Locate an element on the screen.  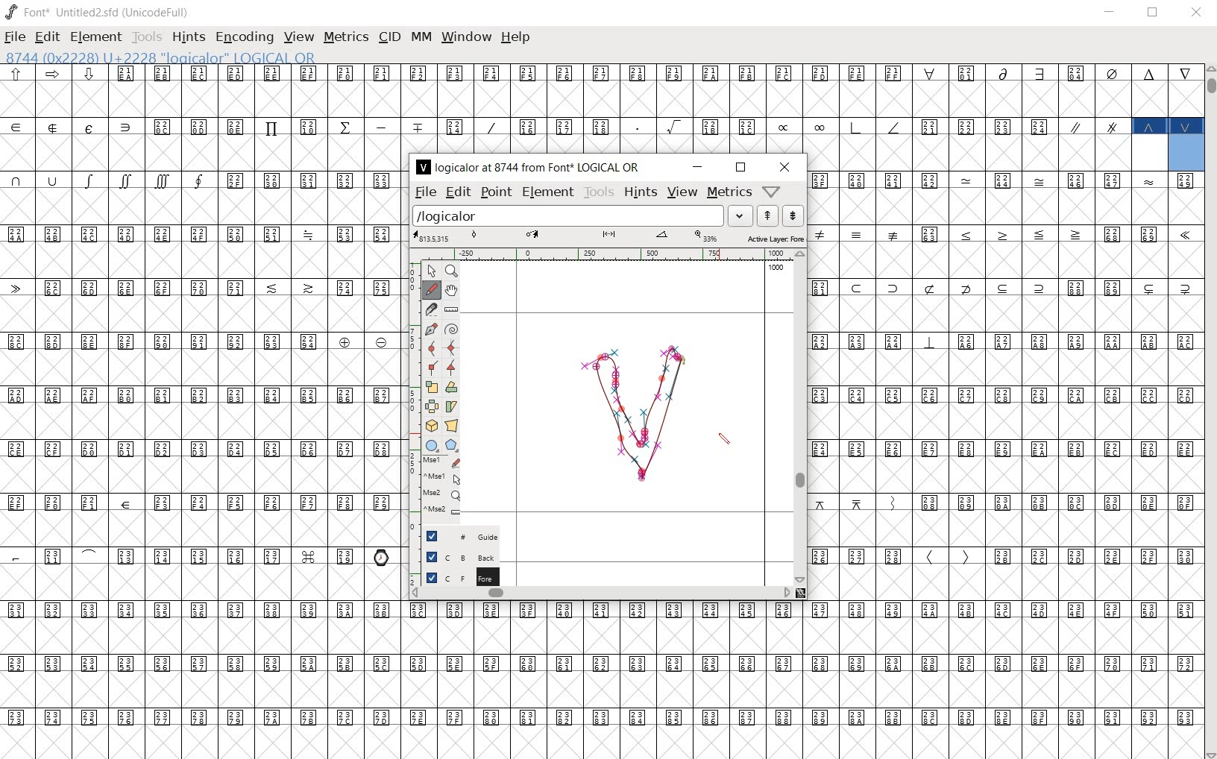
add a point, then drag out its control points is located at coordinates (430, 327).